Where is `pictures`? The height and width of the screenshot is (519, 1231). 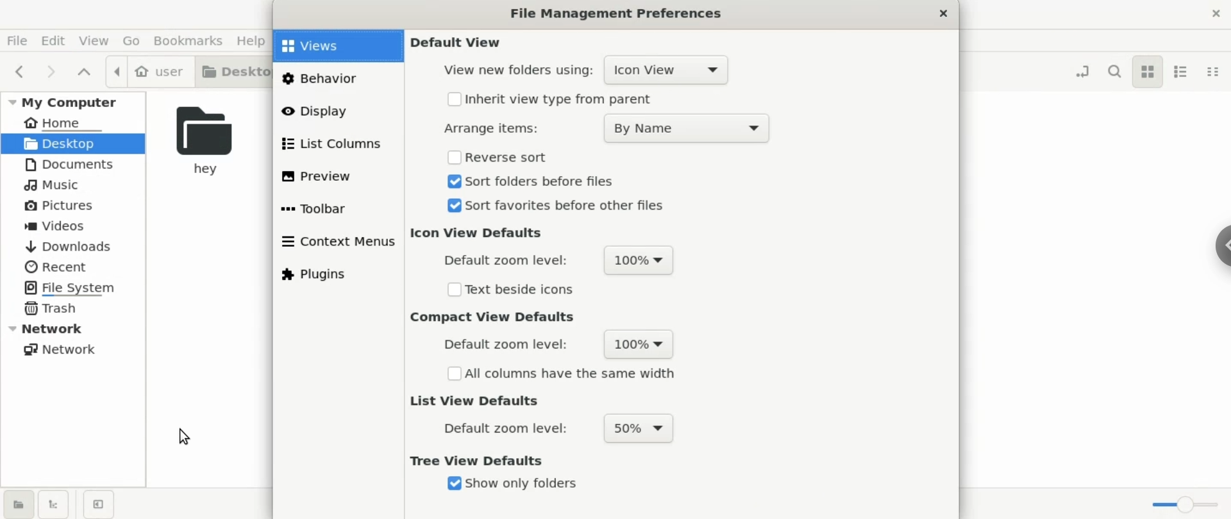 pictures is located at coordinates (60, 204).